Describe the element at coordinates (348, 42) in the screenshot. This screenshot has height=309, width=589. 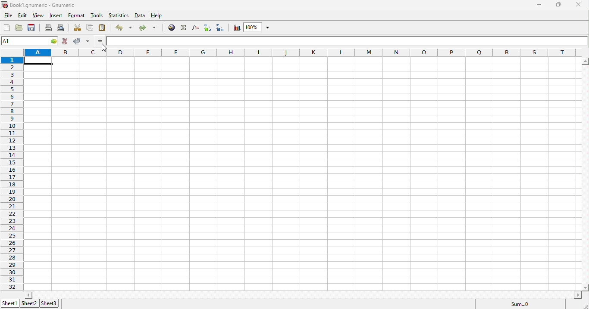
I see `formula bar` at that location.